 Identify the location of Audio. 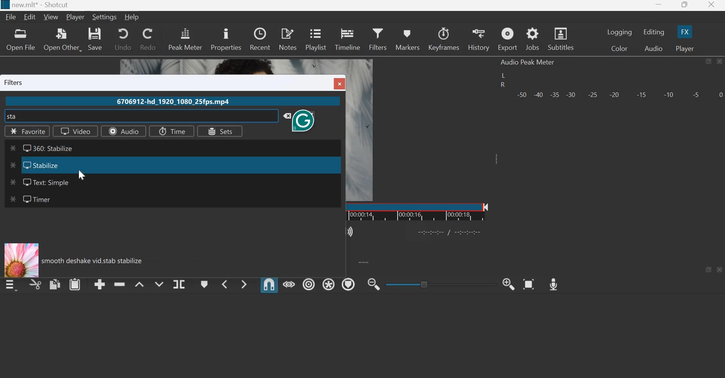
(654, 48).